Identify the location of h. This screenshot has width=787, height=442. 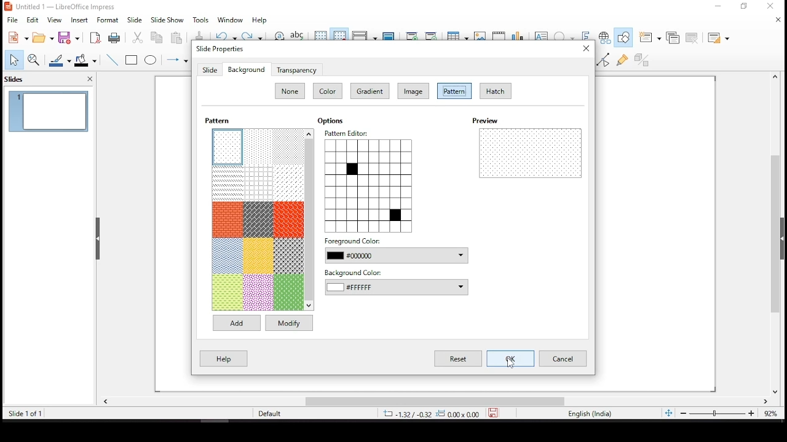
(495, 90).